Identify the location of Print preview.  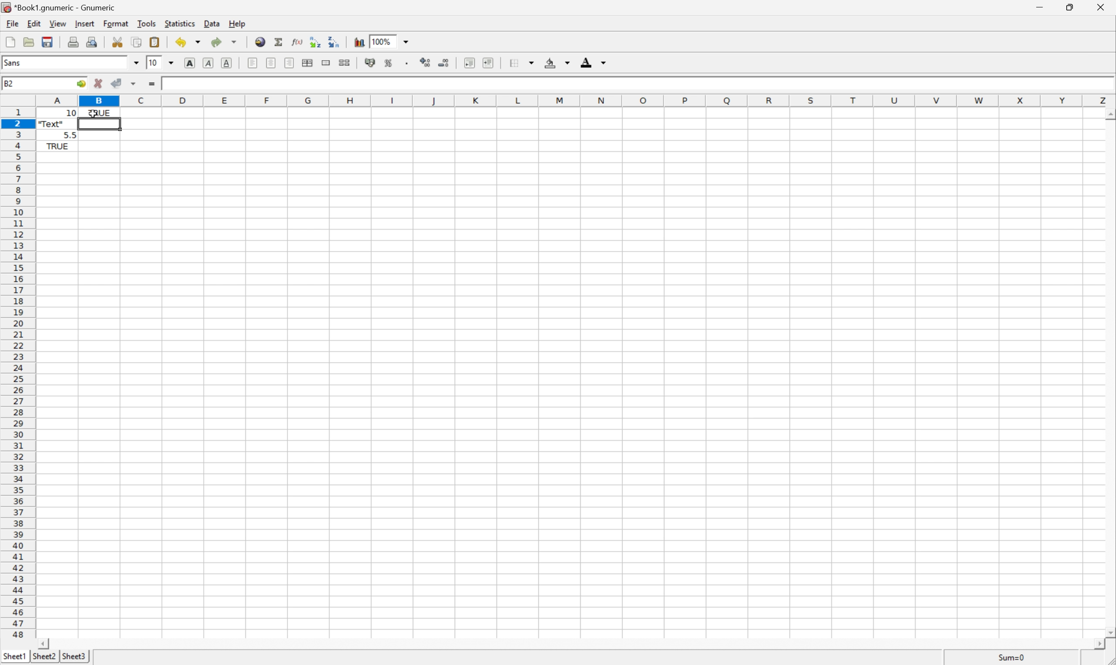
(92, 41).